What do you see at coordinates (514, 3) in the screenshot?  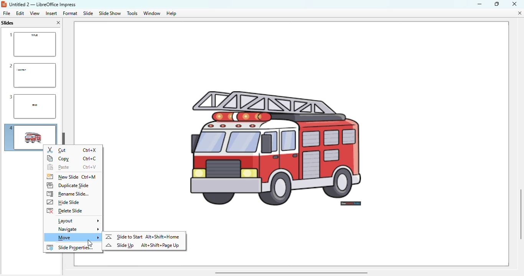 I see `close` at bounding box center [514, 3].